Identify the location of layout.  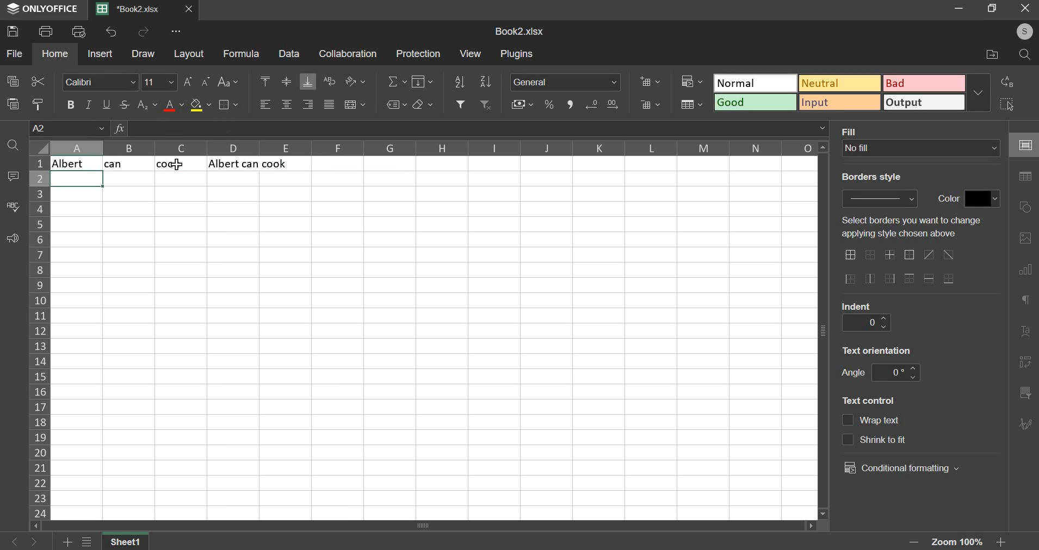
(189, 54).